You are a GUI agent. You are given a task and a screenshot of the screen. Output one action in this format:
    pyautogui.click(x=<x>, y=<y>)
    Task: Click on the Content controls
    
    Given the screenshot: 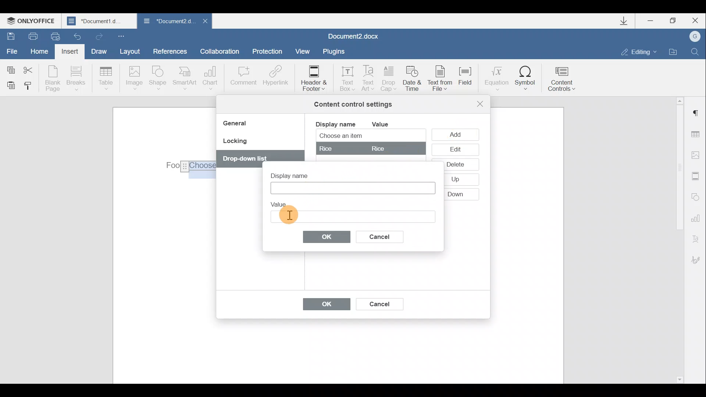 What is the action you would take?
    pyautogui.click(x=564, y=76)
    